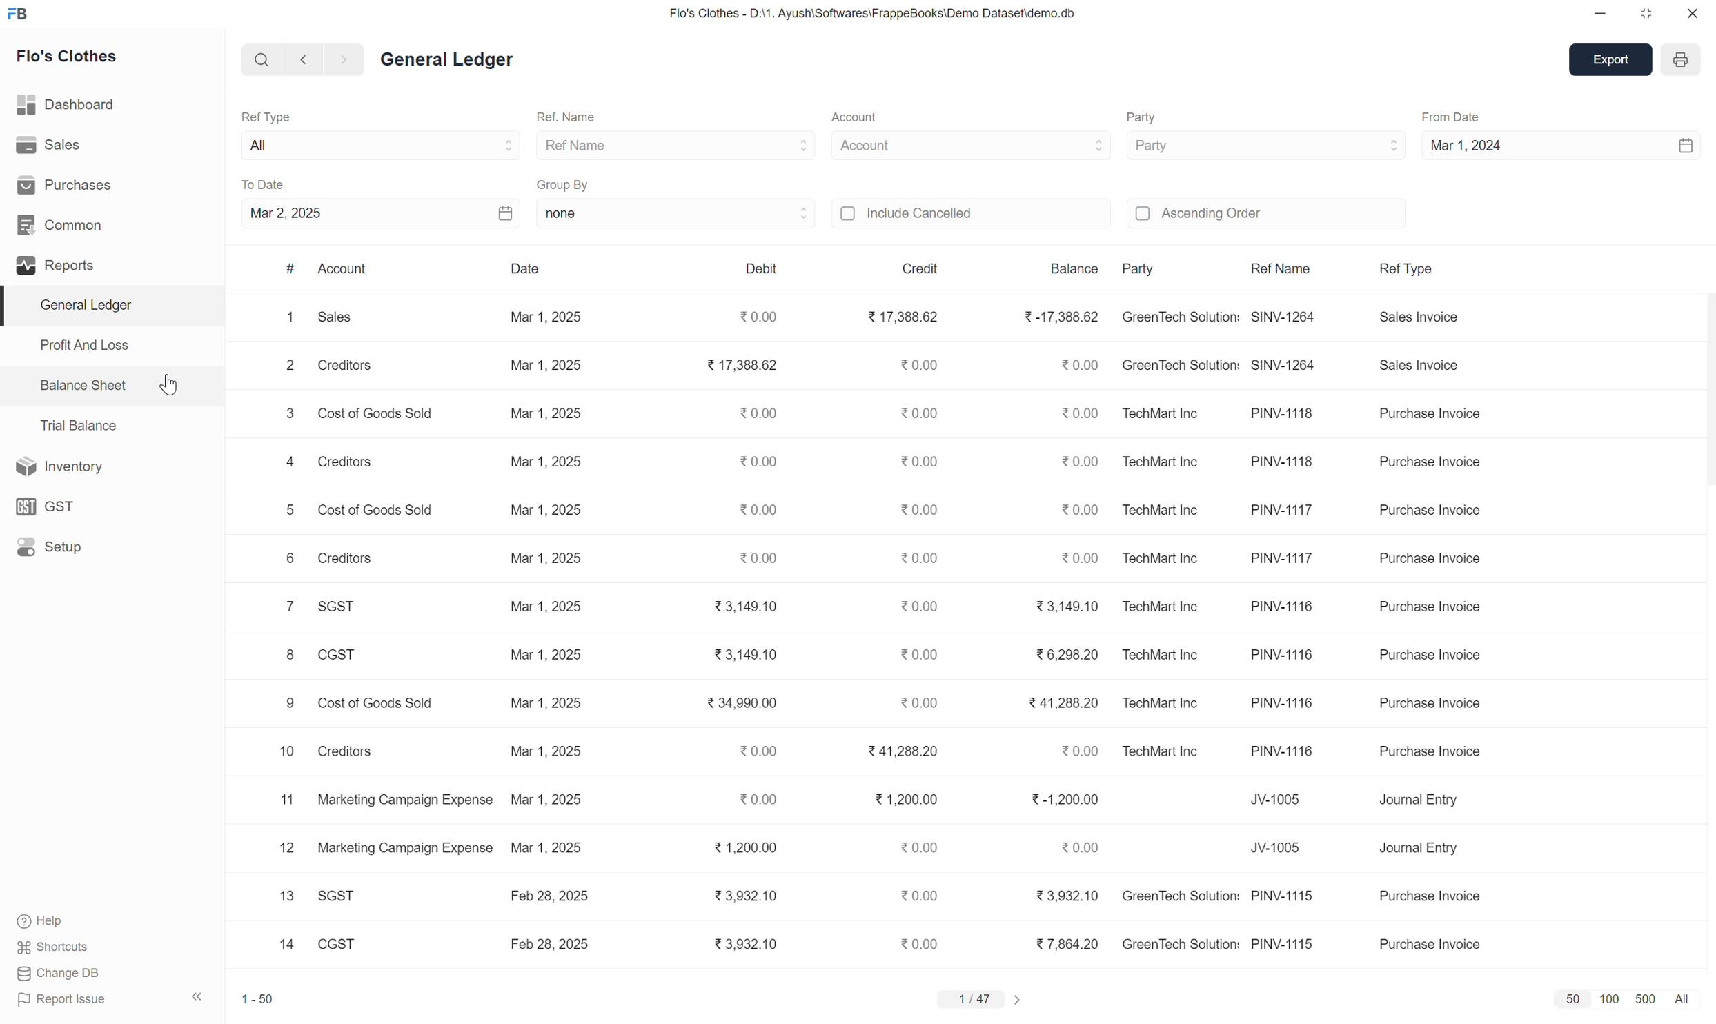 Image resolution: width=1716 pixels, height=1024 pixels. Describe the element at coordinates (286, 751) in the screenshot. I see `10` at that location.